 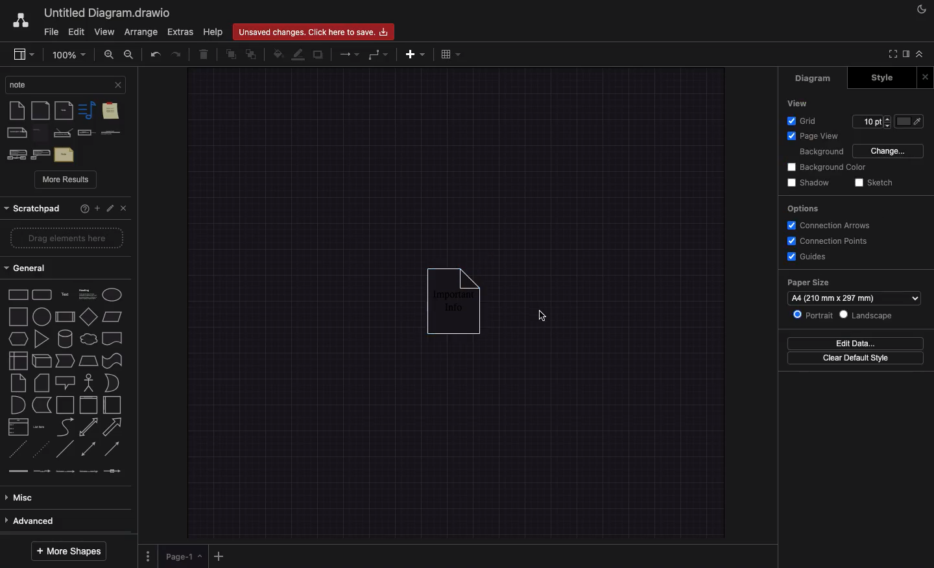 I want to click on Arrange, so click(x=141, y=32).